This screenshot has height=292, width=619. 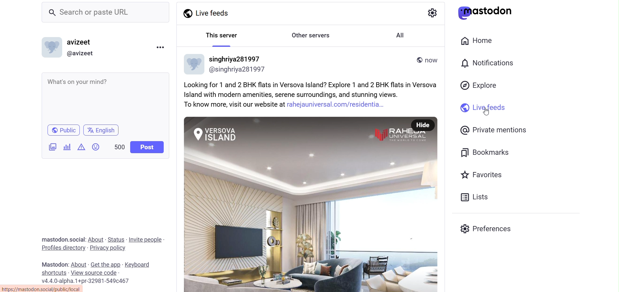 What do you see at coordinates (138, 265) in the screenshot?
I see `keyboard` at bounding box center [138, 265].